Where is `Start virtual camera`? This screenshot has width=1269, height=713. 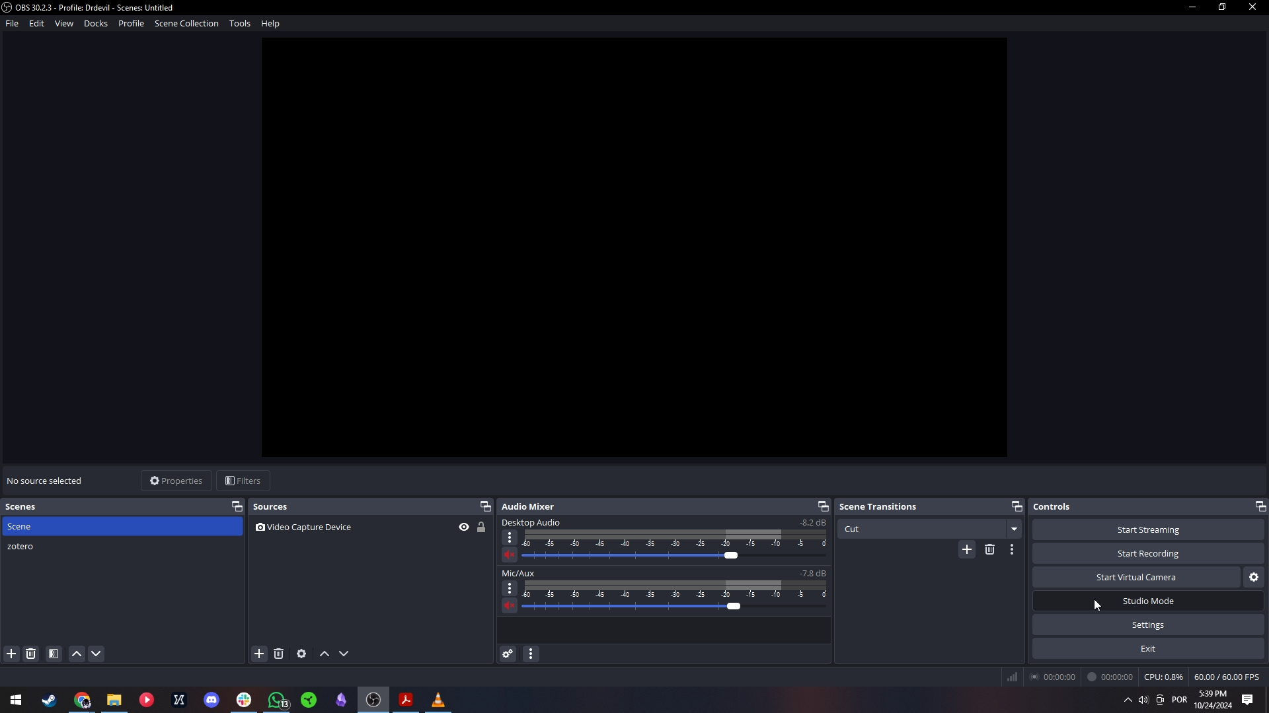
Start virtual camera is located at coordinates (1137, 576).